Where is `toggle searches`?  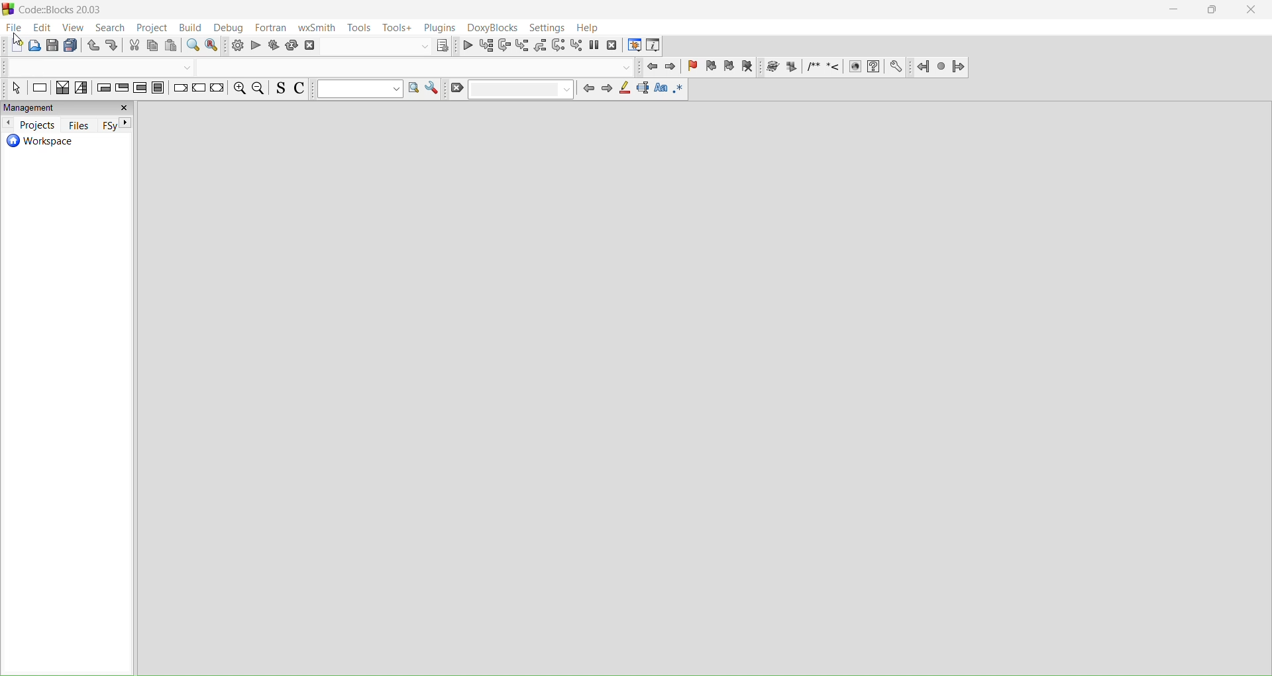 toggle searches is located at coordinates (280, 90).